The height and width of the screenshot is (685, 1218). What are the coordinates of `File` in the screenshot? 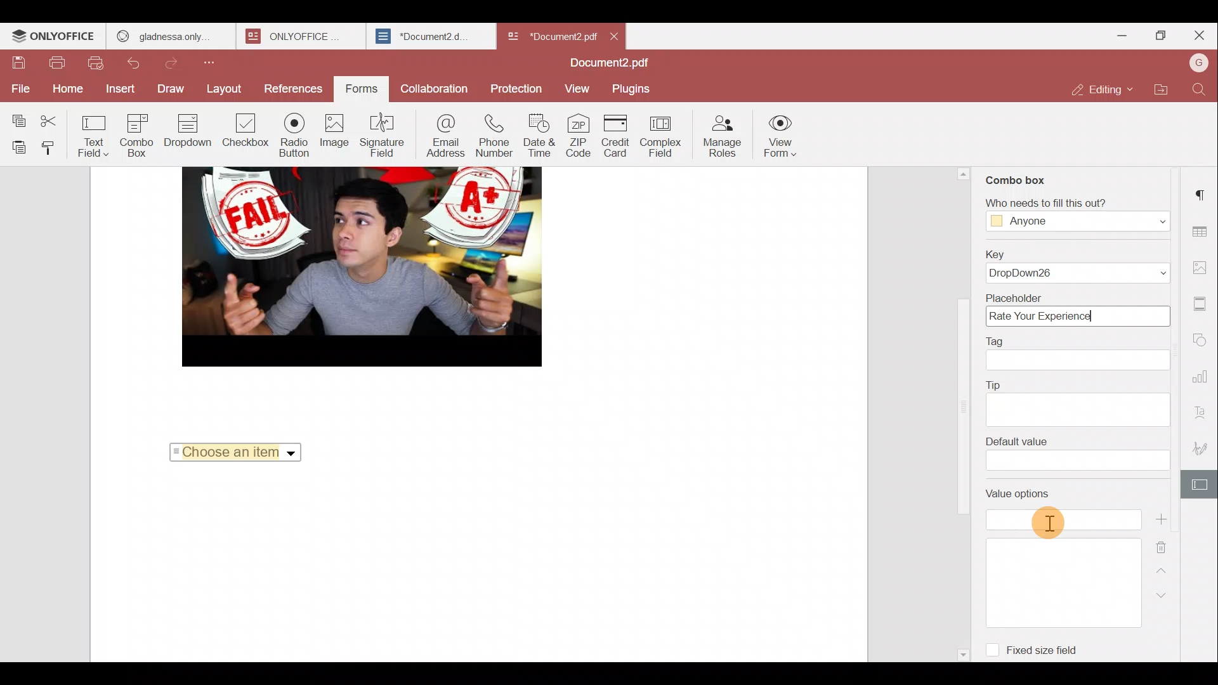 It's located at (18, 88).